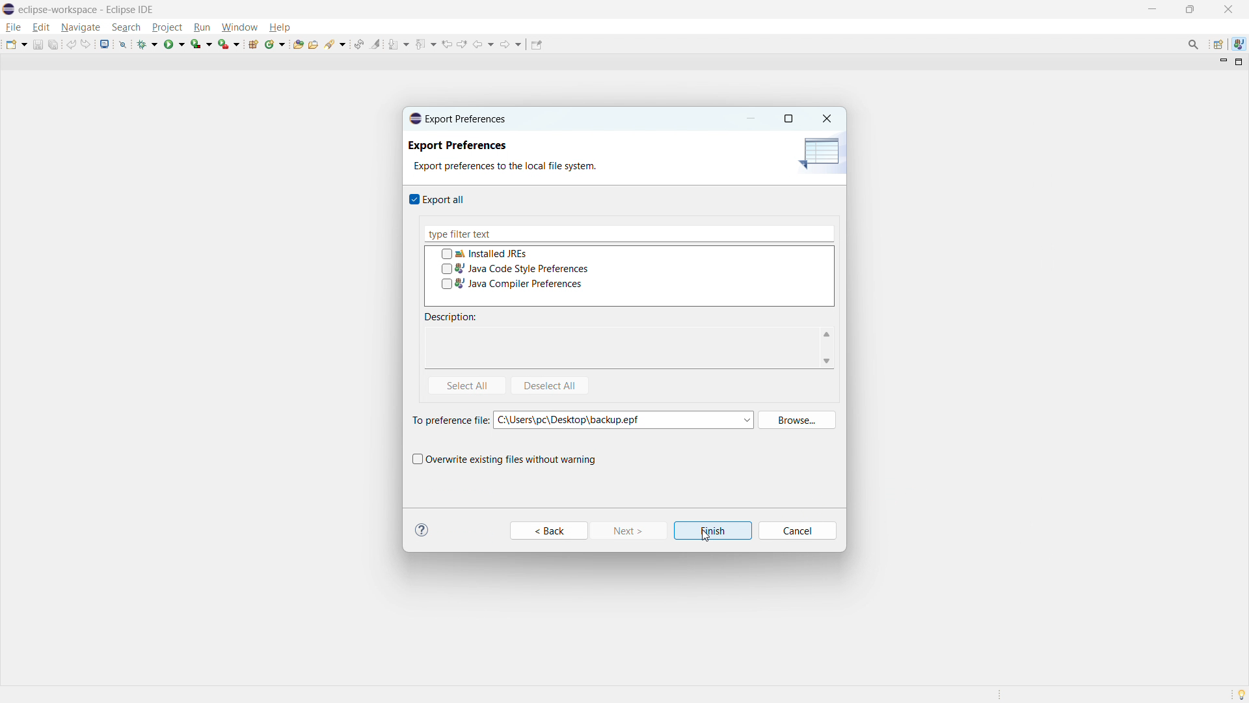  Describe the element at coordinates (201, 44) in the screenshot. I see `coverage` at that location.